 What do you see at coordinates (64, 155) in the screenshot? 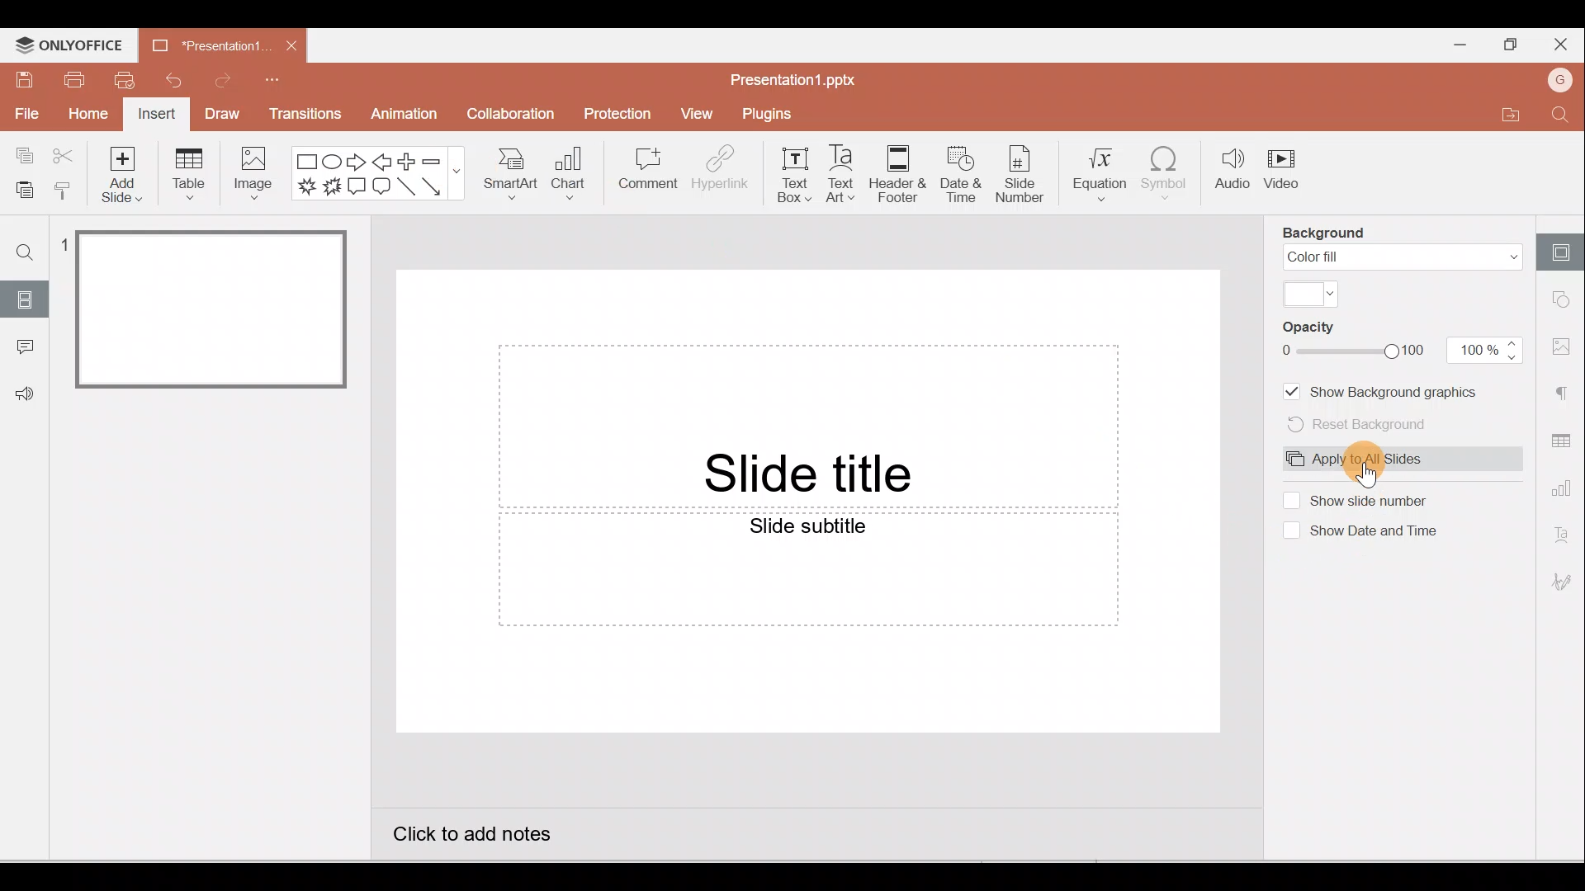
I see `Cut` at bounding box center [64, 155].